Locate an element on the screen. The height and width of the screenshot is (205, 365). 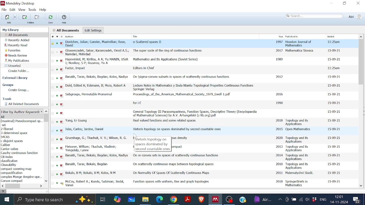
Keyword is located at coordinates (15, 133).